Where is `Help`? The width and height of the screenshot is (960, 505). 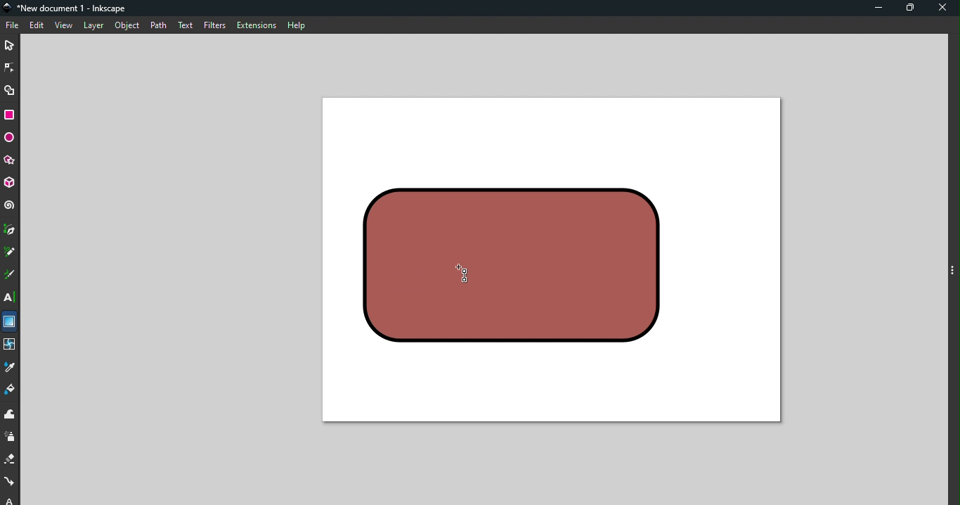 Help is located at coordinates (296, 23).